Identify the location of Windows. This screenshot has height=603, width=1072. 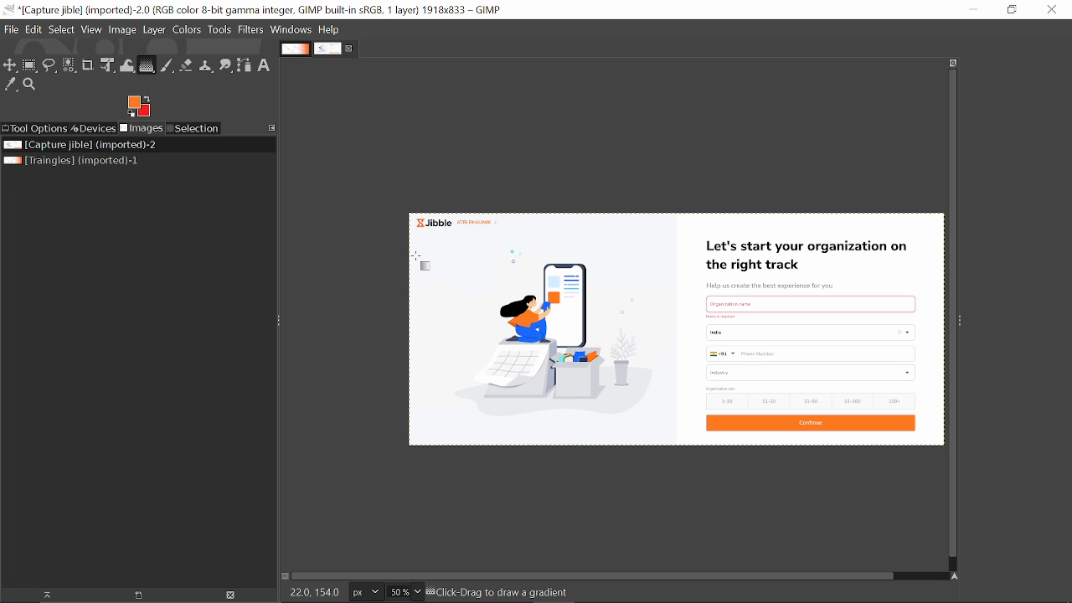
(291, 30).